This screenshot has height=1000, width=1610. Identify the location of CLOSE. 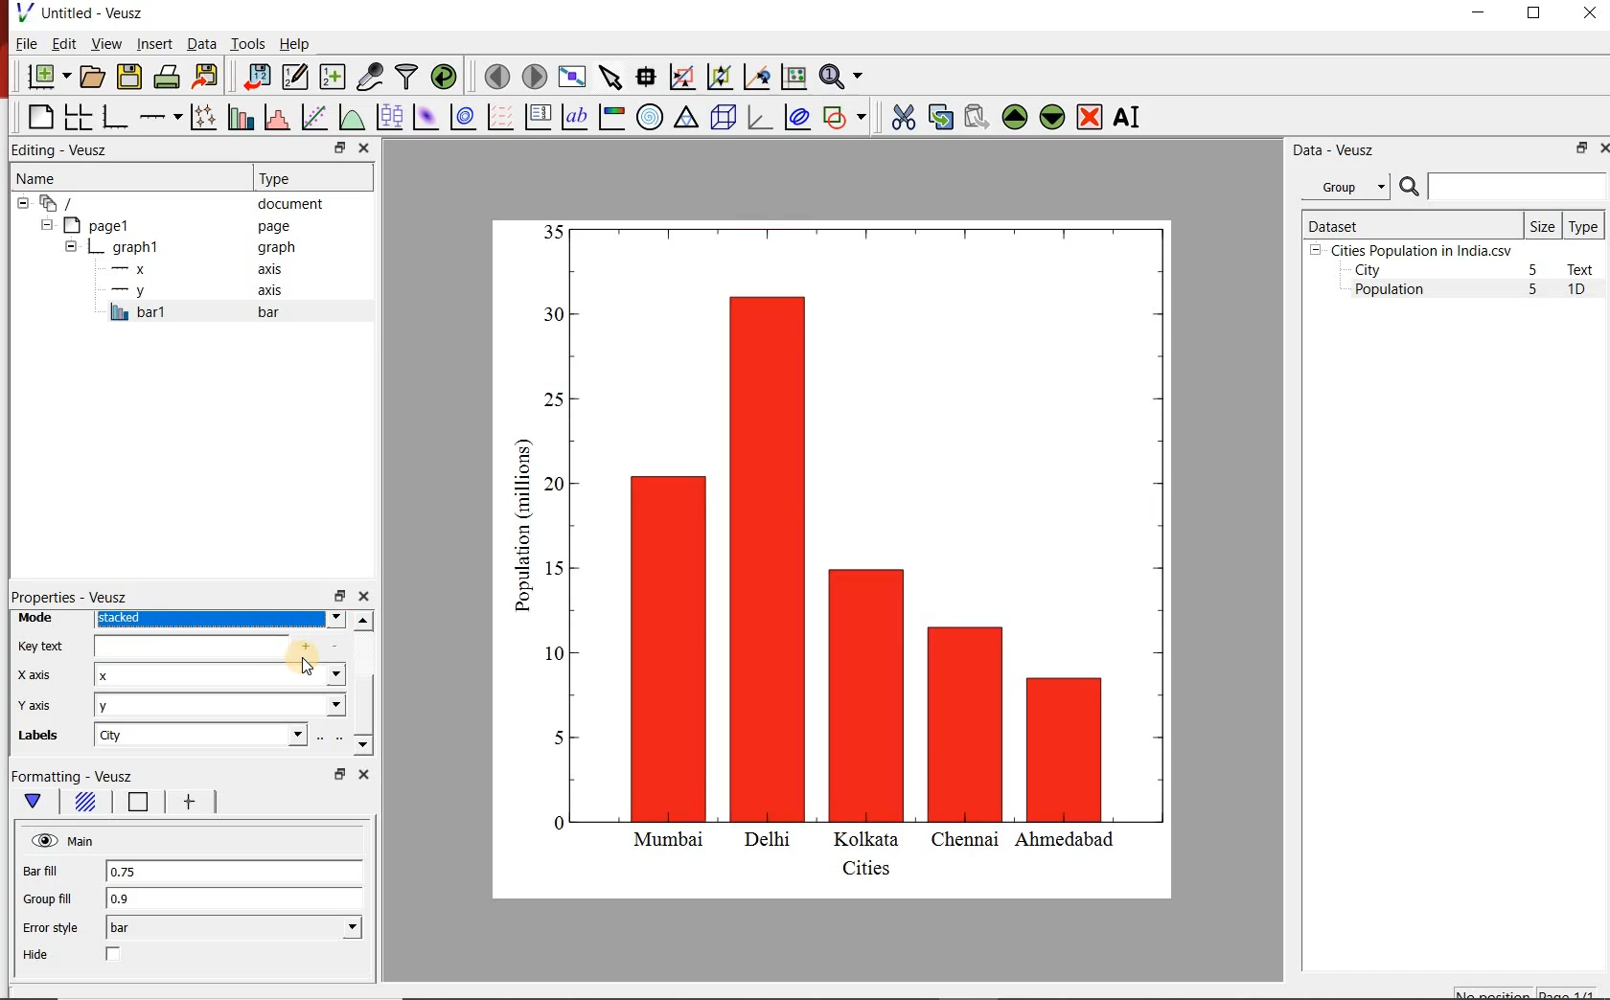
(1588, 15).